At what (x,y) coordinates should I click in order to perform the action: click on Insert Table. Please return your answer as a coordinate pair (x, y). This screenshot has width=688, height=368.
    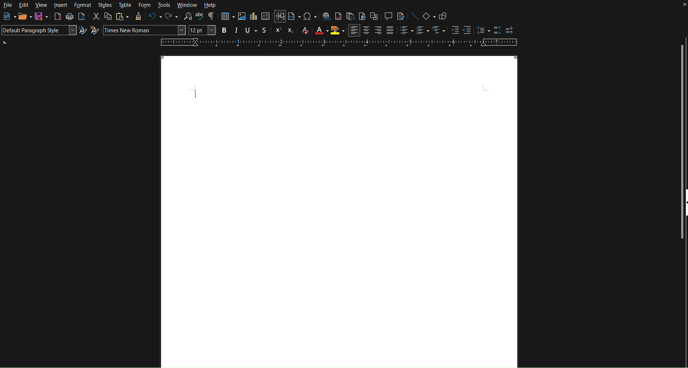
    Looking at the image, I should click on (227, 17).